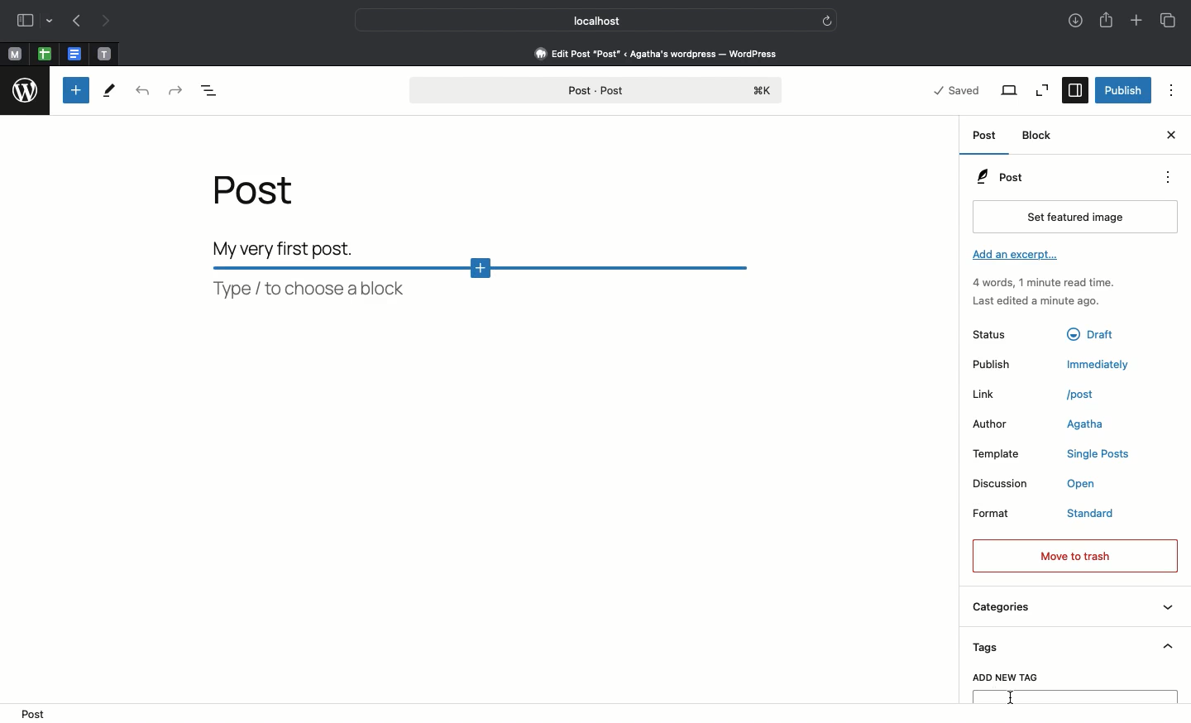 The height and width of the screenshot is (723, 1191). What do you see at coordinates (1084, 422) in the screenshot?
I see `Agatha` at bounding box center [1084, 422].